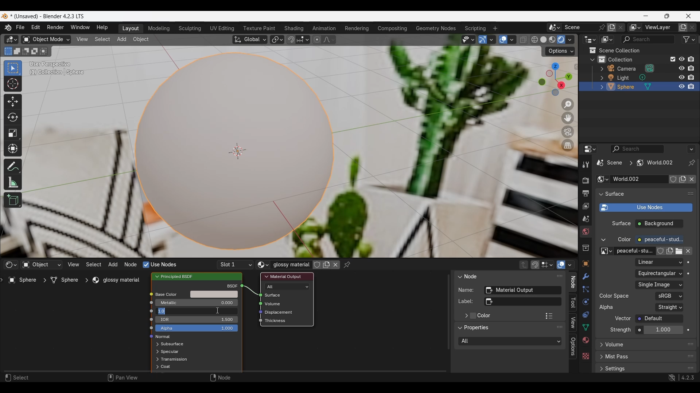  What do you see at coordinates (691, 356) in the screenshot?
I see `Float mist pass` at bounding box center [691, 356].